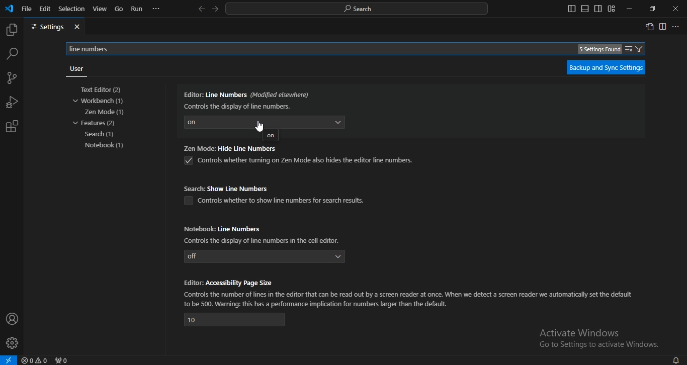 This screenshot has height=365, width=687. I want to click on ..., so click(676, 27).